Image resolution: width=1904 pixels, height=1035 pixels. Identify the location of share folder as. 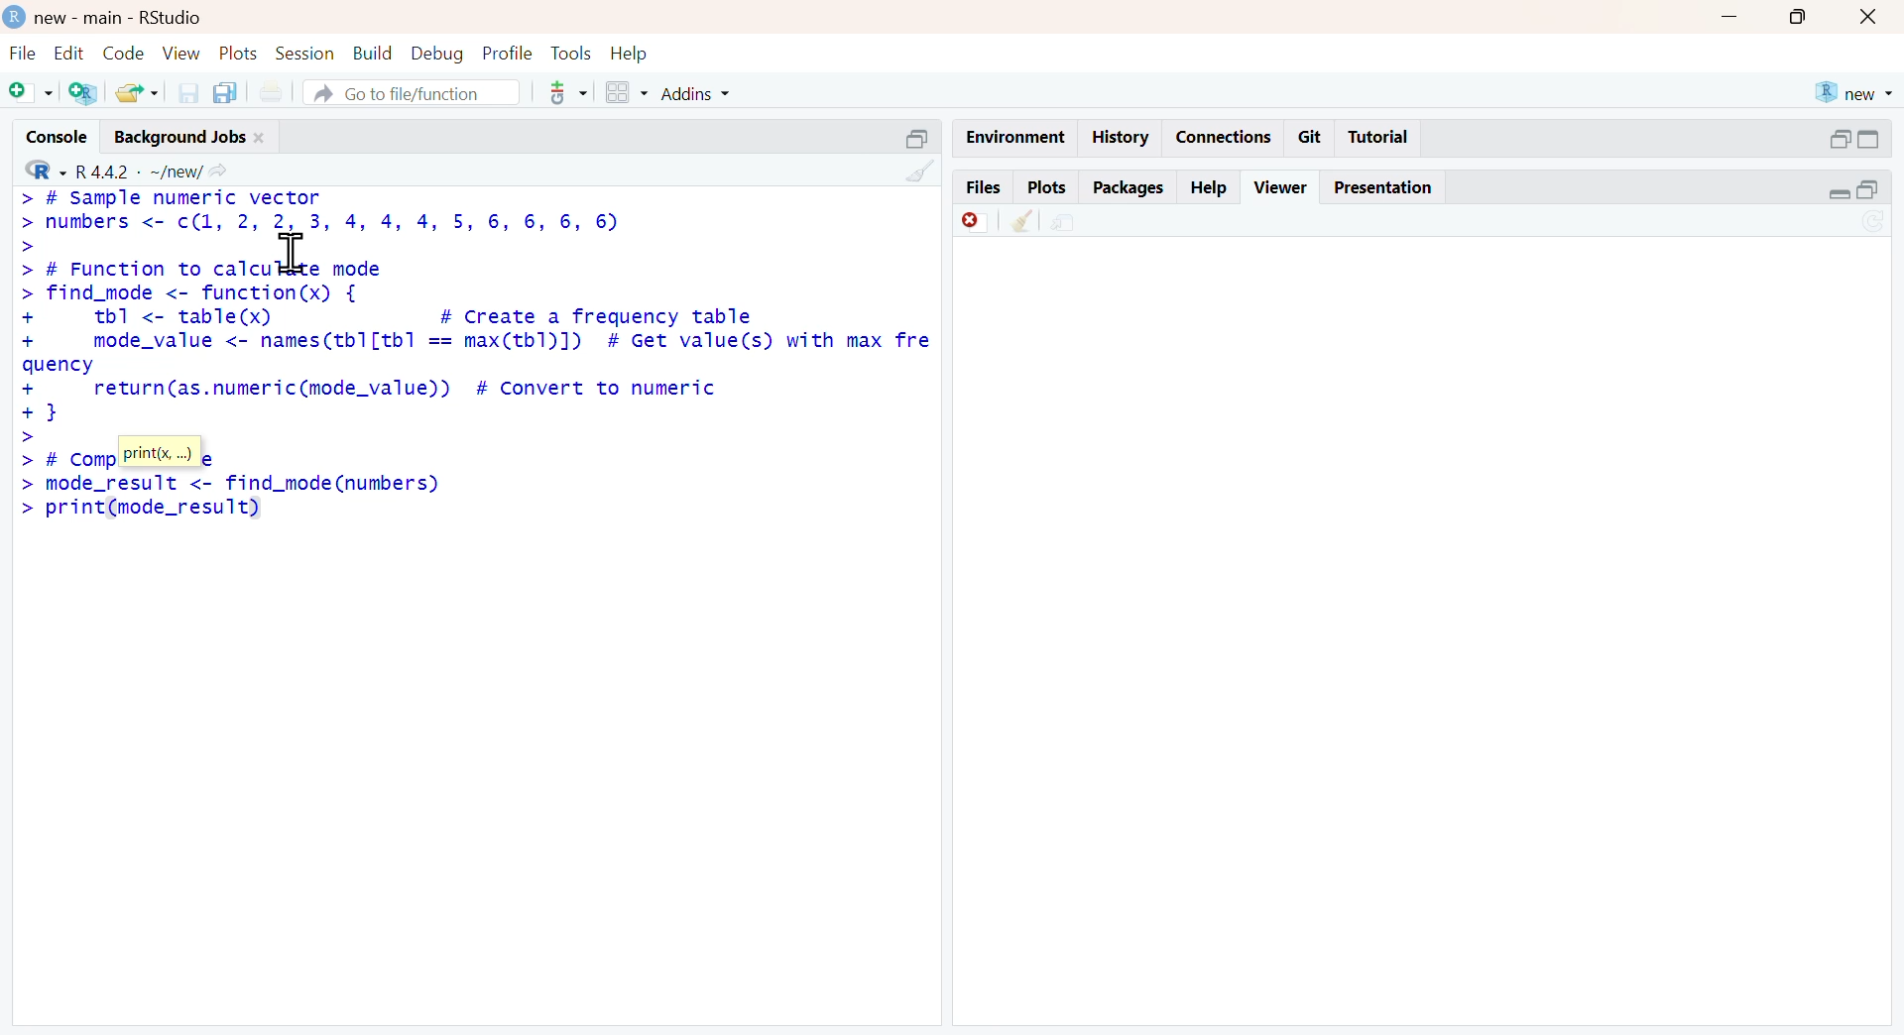
(139, 93).